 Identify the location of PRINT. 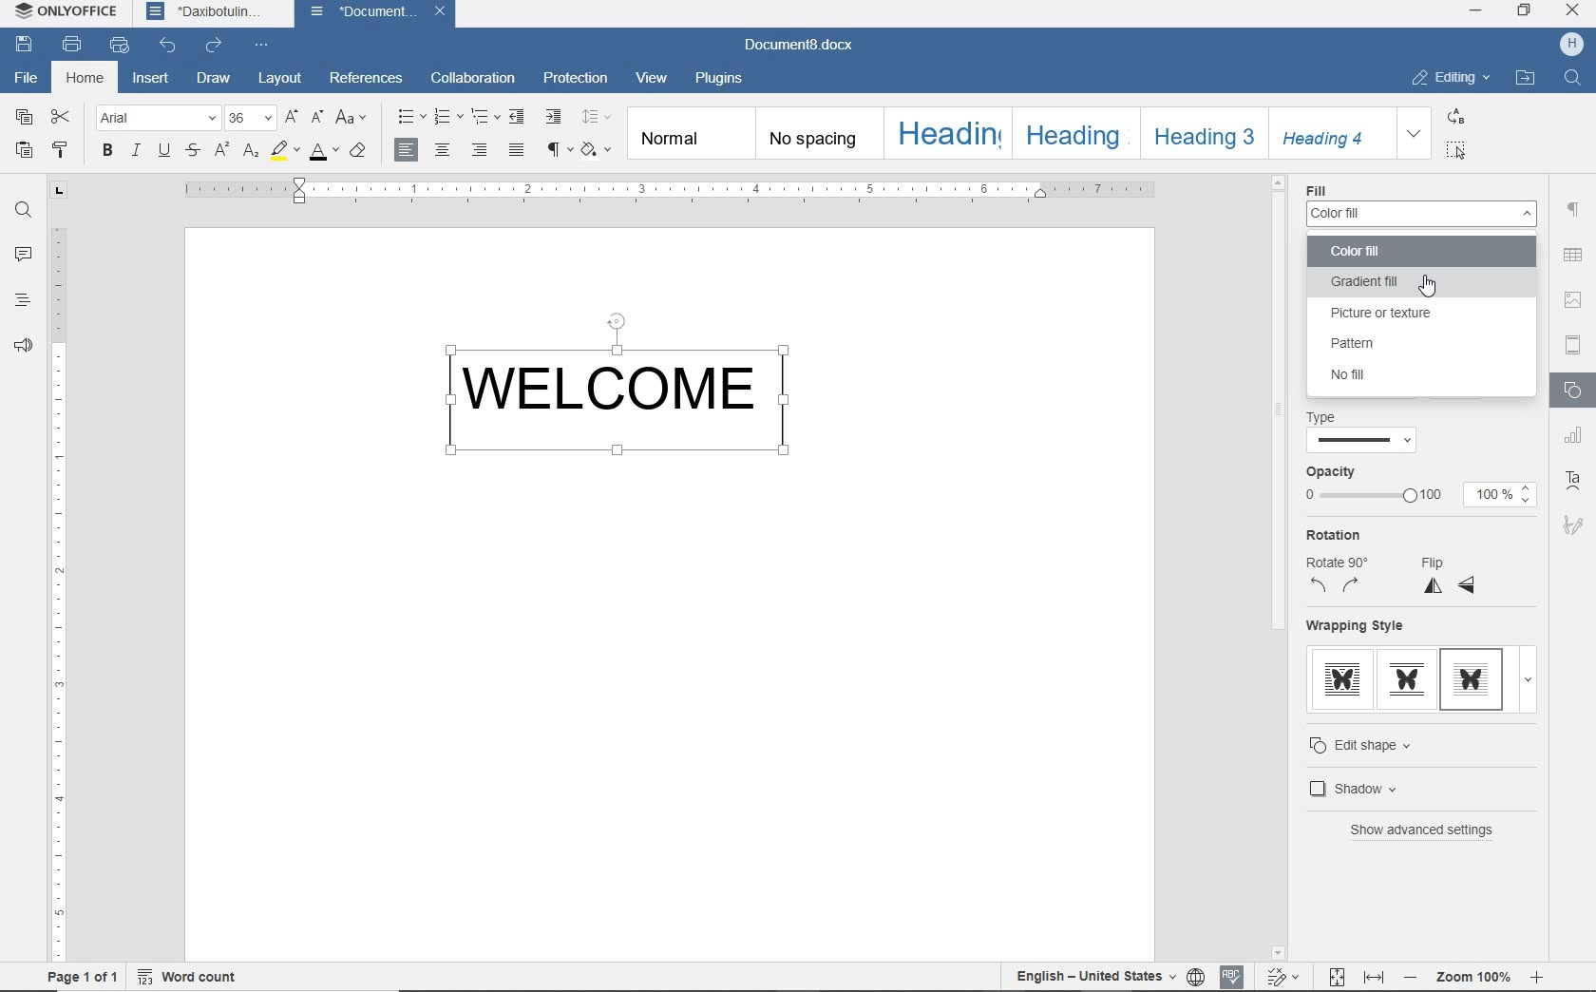
(71, 45).